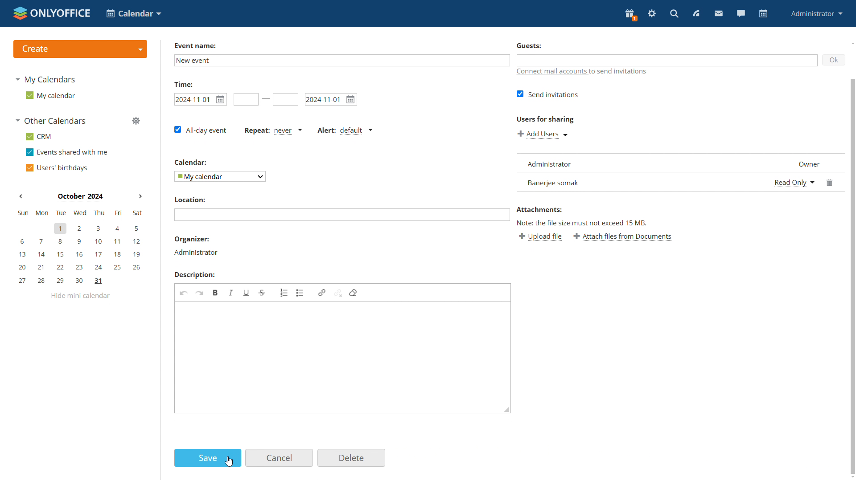  What do you see at coordinates (322, 293) in the screenshot?
I see `link` at bounding box center [322, 293].